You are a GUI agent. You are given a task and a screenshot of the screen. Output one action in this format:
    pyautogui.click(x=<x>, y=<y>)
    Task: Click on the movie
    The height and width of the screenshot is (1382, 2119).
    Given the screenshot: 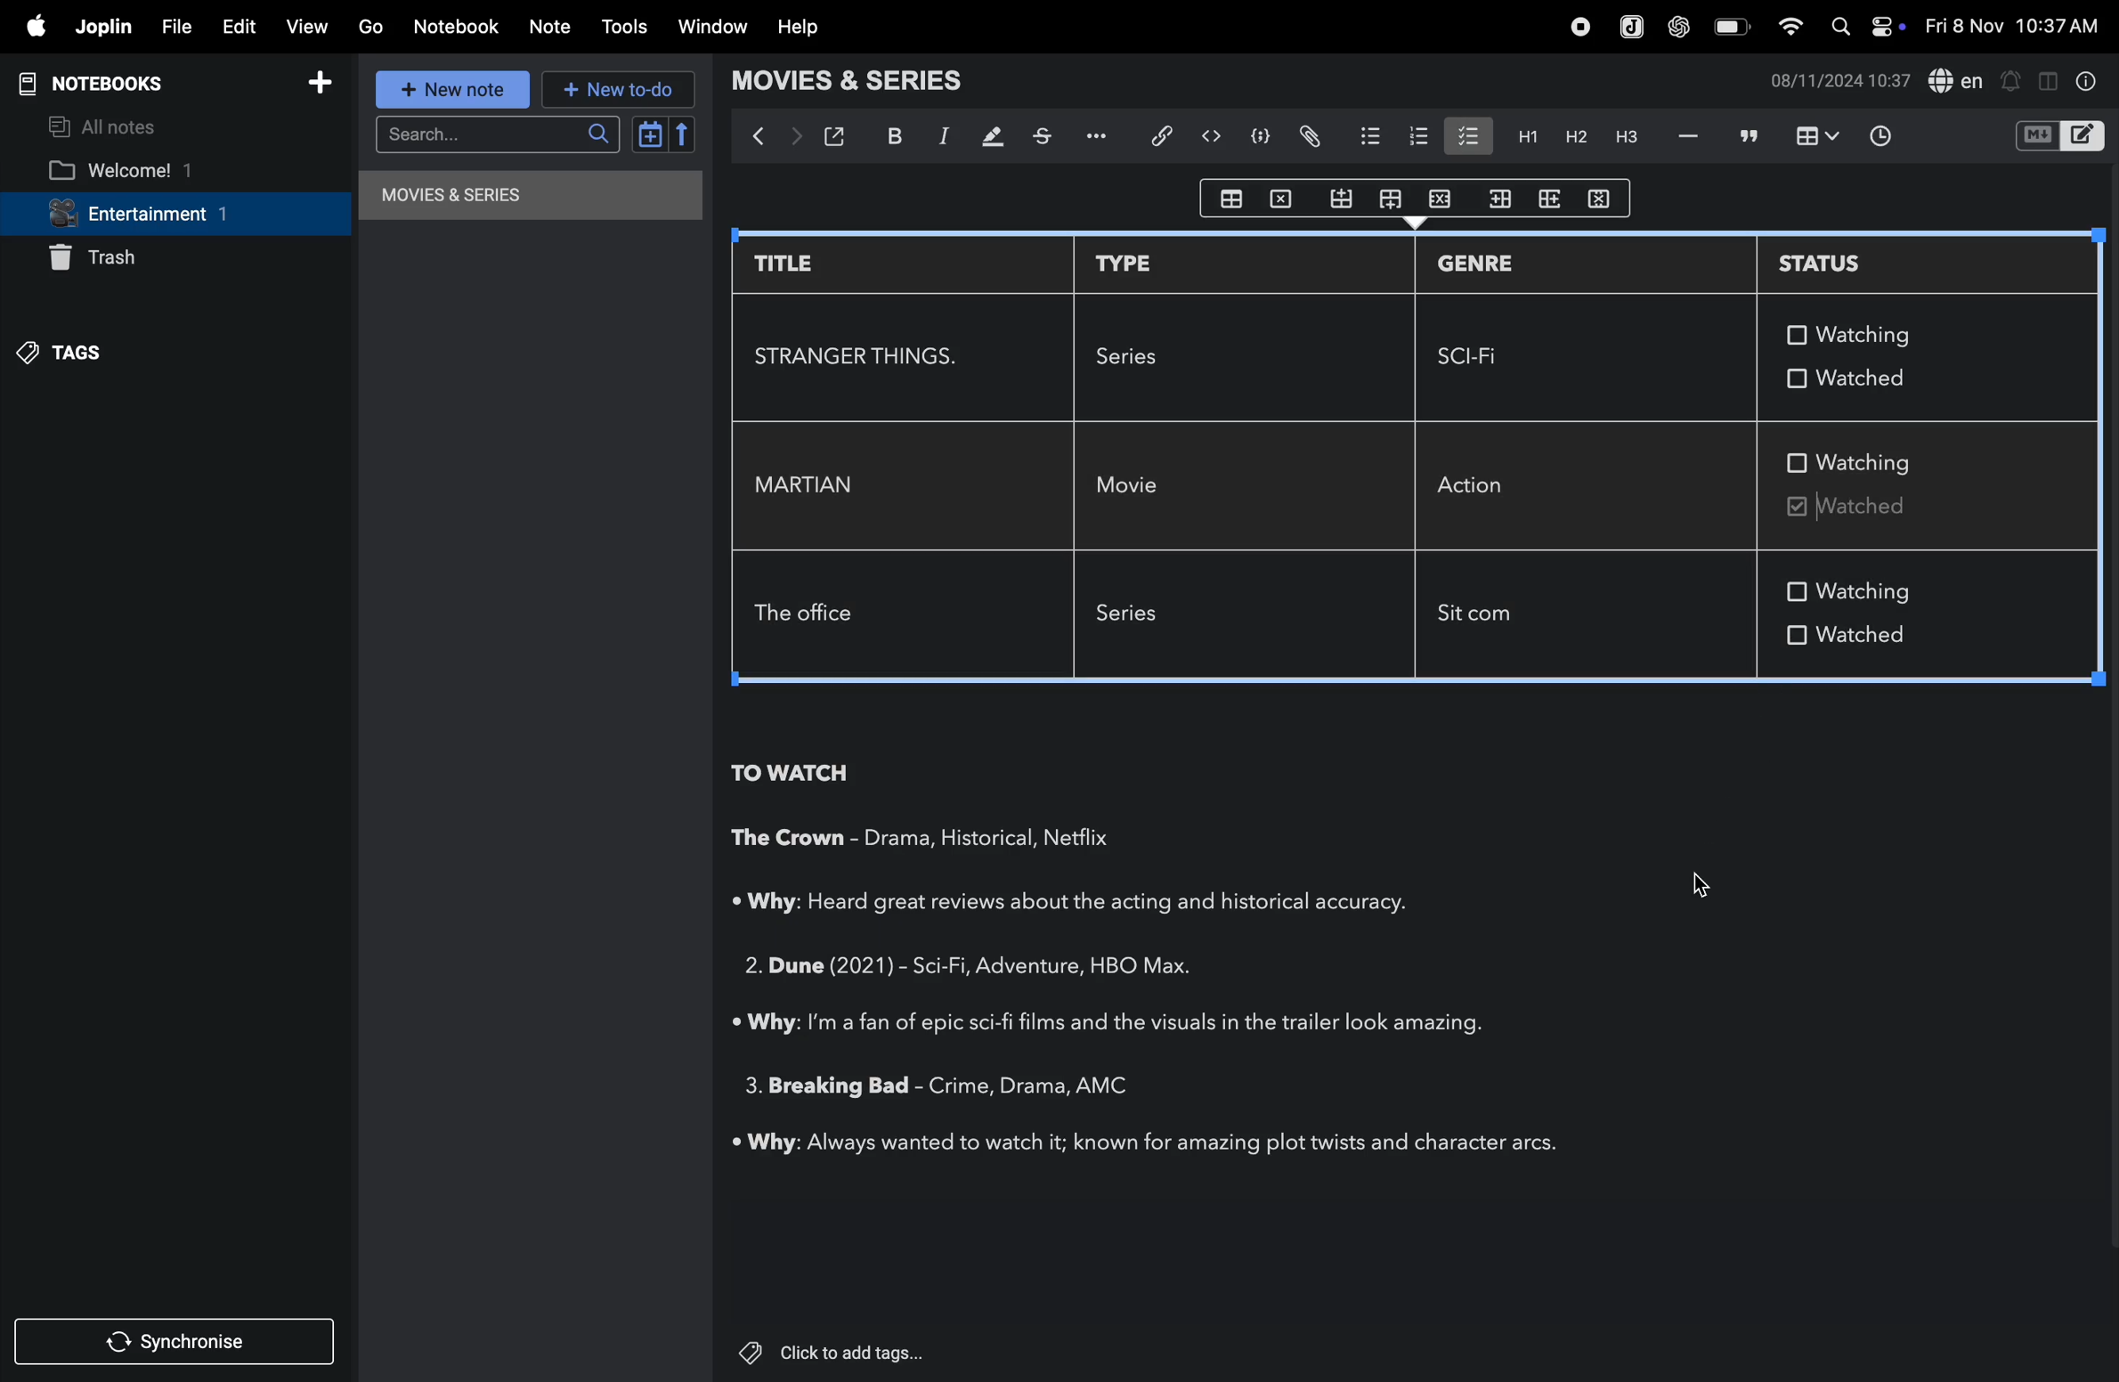 What is the action you would take?
    pyautogui.click(x=1134, y=487)
    